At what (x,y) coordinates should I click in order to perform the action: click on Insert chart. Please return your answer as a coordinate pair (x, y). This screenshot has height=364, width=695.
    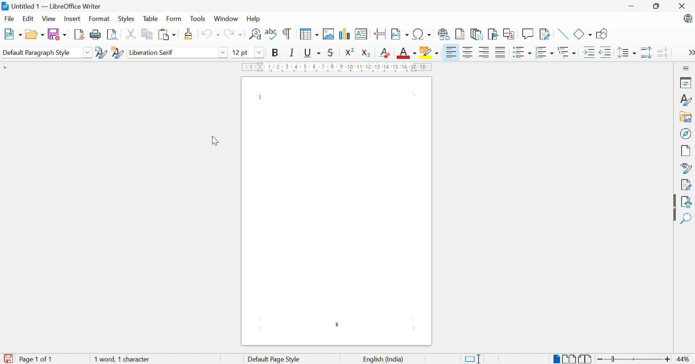
    Looking at the image, I should click on (345, 34).